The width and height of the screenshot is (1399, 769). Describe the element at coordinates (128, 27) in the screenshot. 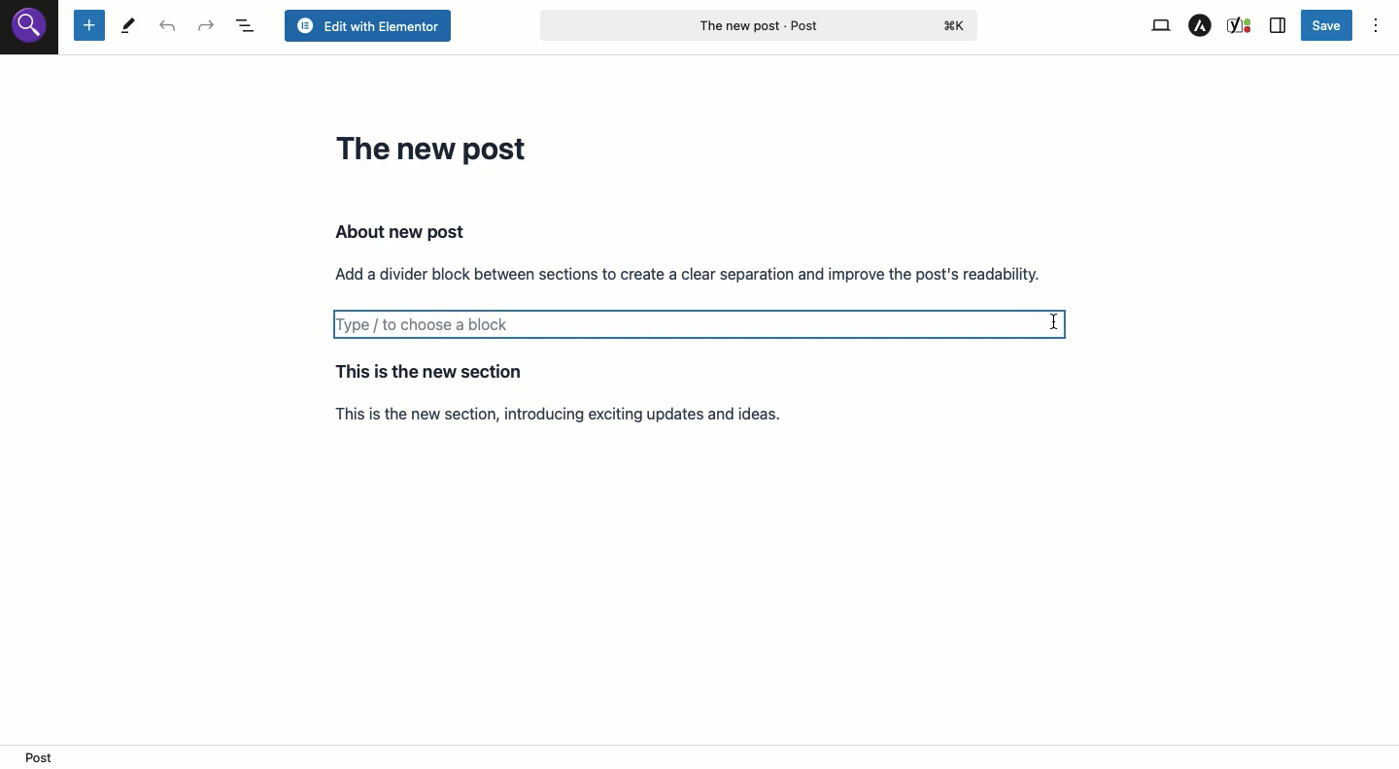

I see `Tools` at that location.